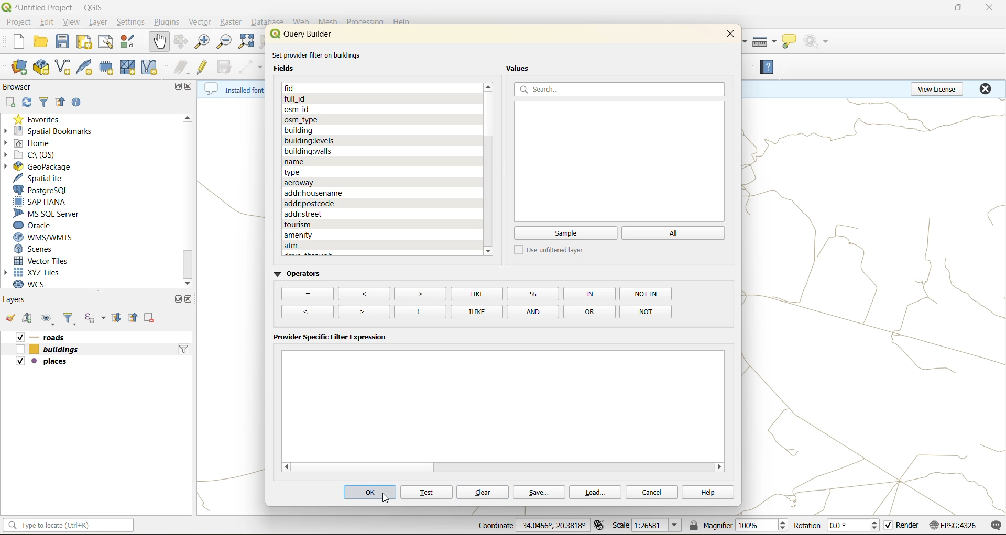 The height and width of the screenshot is (535, 1006). I want to click on metadata, so click(232, 90).